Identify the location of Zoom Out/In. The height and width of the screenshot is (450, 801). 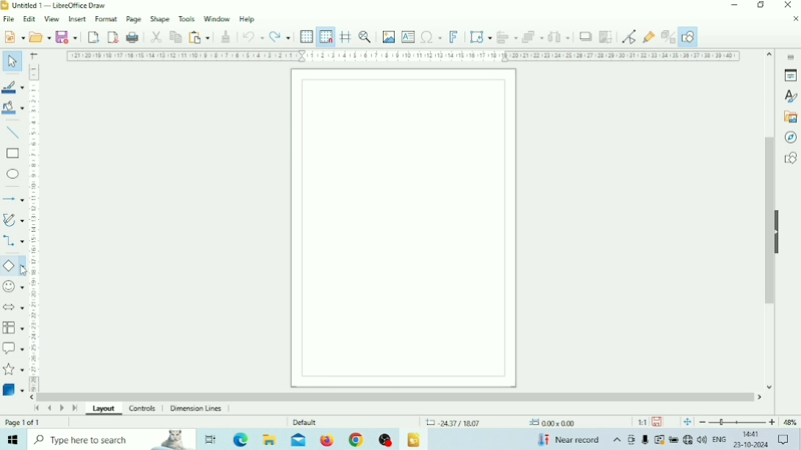
(737, 422).